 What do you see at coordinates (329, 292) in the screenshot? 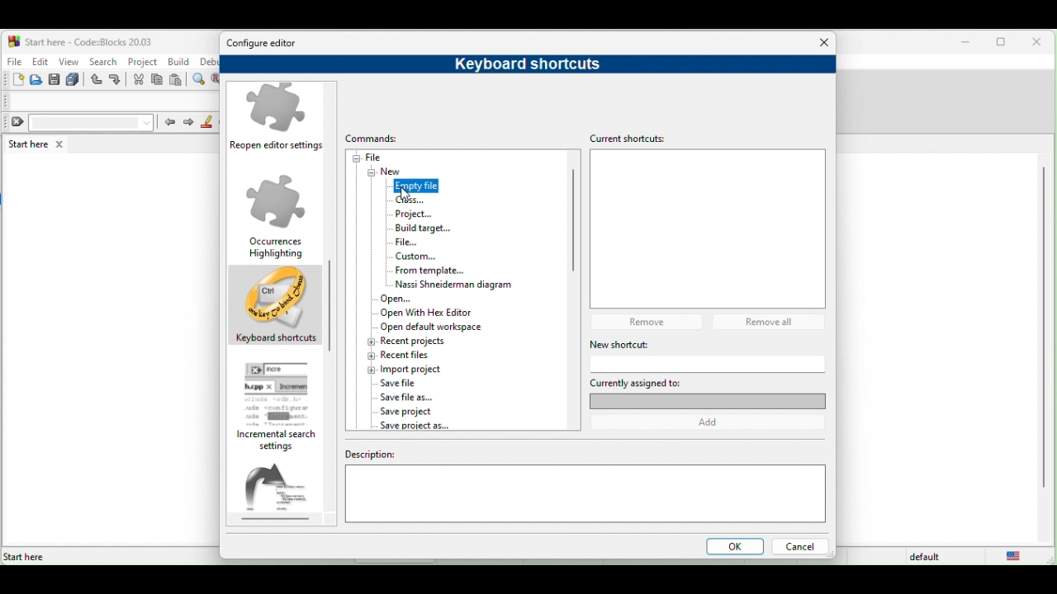
I see `scroll bar moved` at bounding box center [329, 292].